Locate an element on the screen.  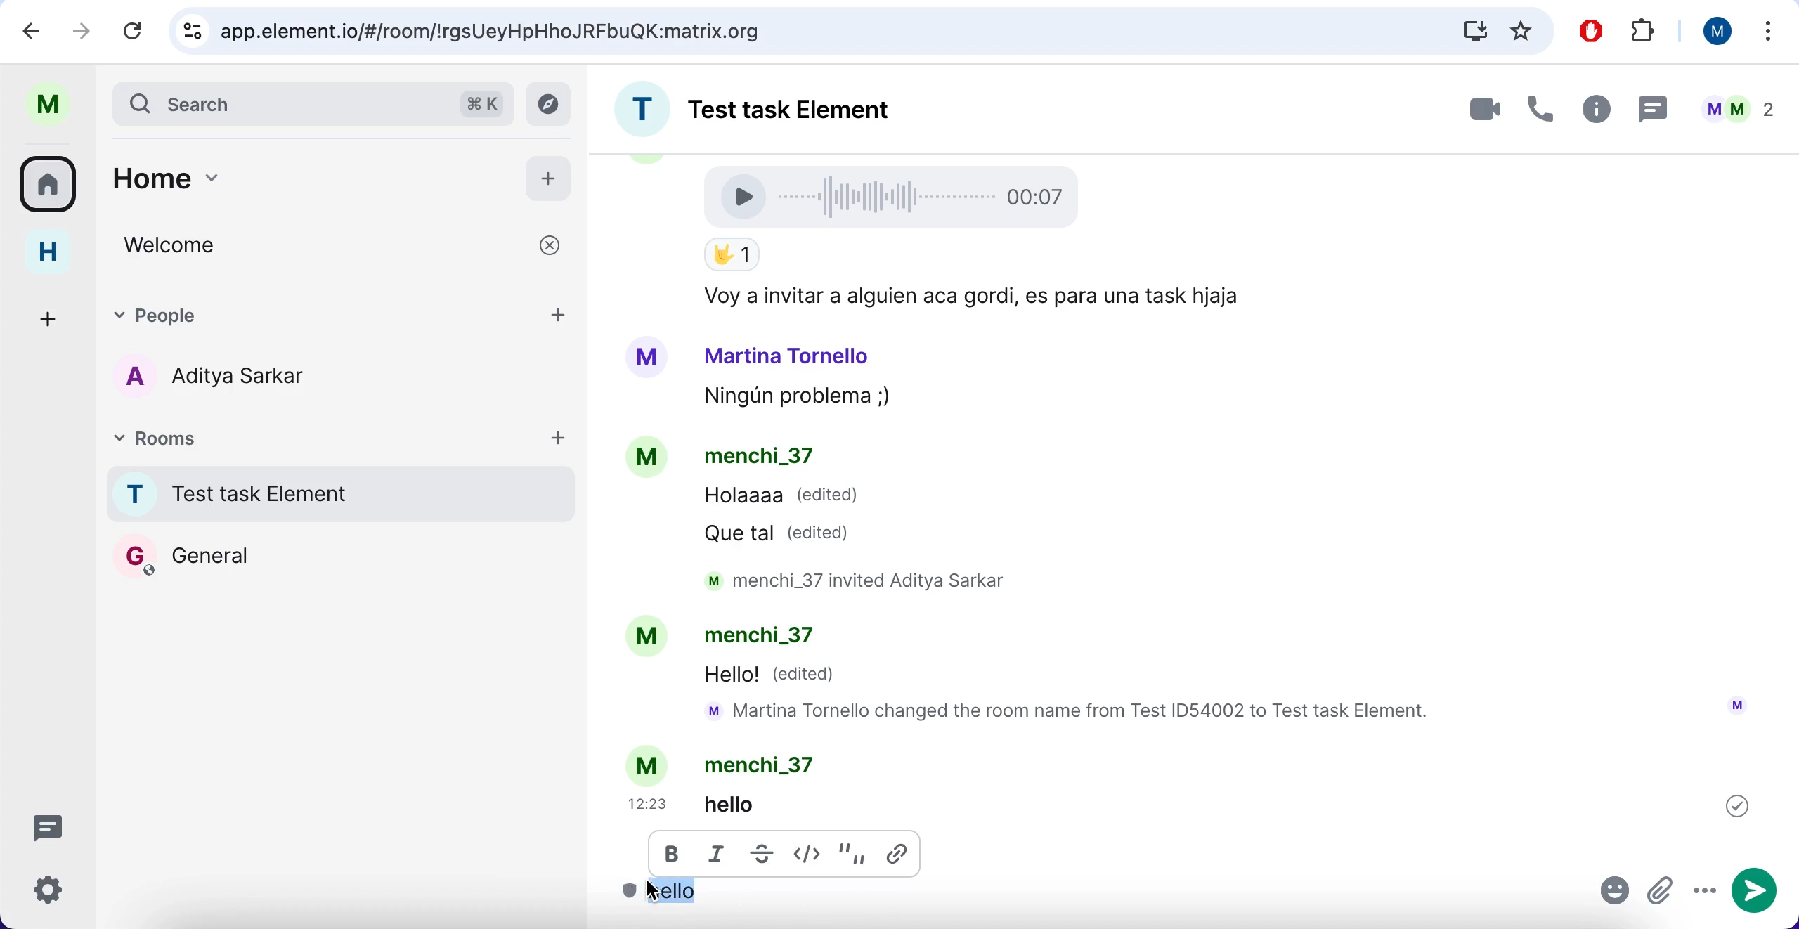
emoji is located at coordinates (1616, 894).